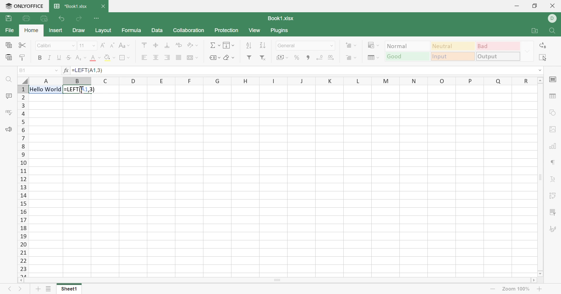  I want to click on Output, so click(498, 56).